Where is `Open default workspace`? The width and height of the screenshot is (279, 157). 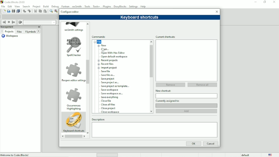 Open default workspace is located at coordinates (115, 57).